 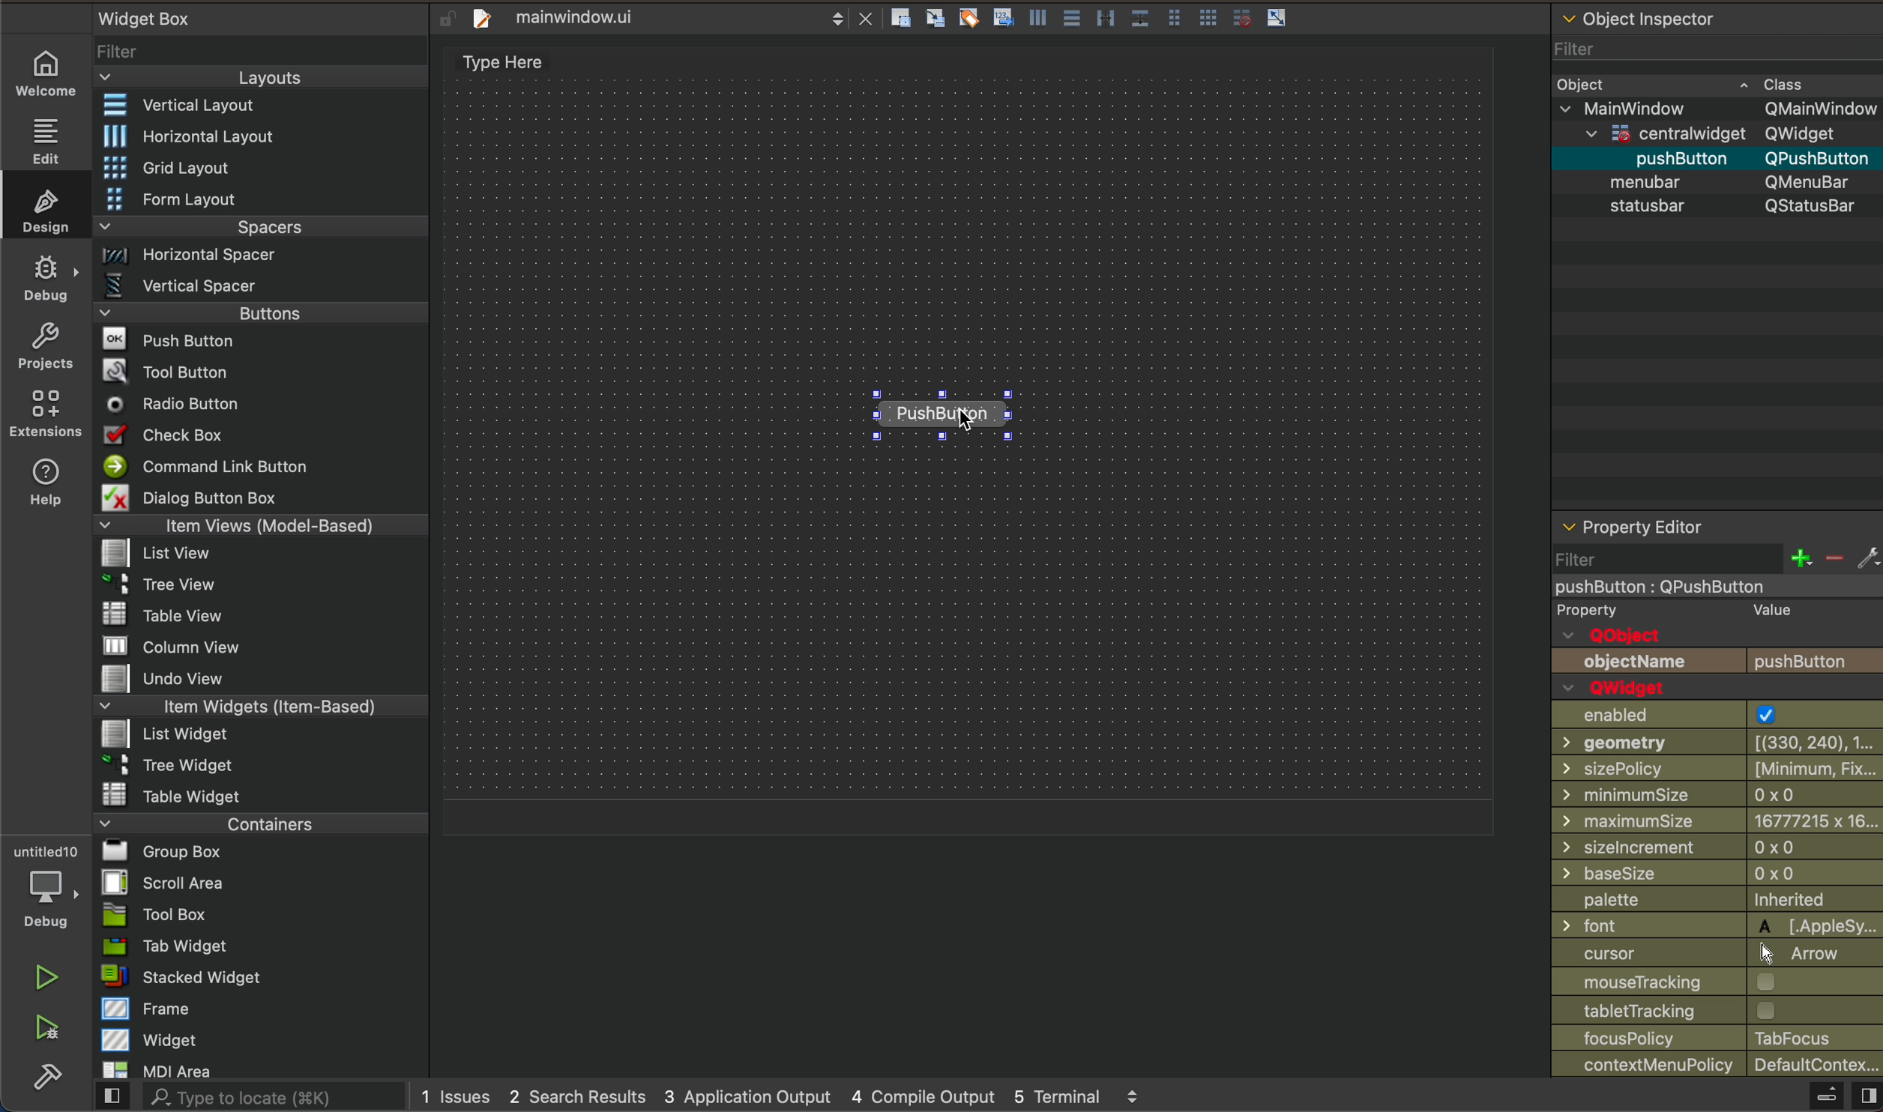 What do you see at coordinates (1717, 561) in the screenshot?
I see `filter section` at bounding box center [1717, 561].